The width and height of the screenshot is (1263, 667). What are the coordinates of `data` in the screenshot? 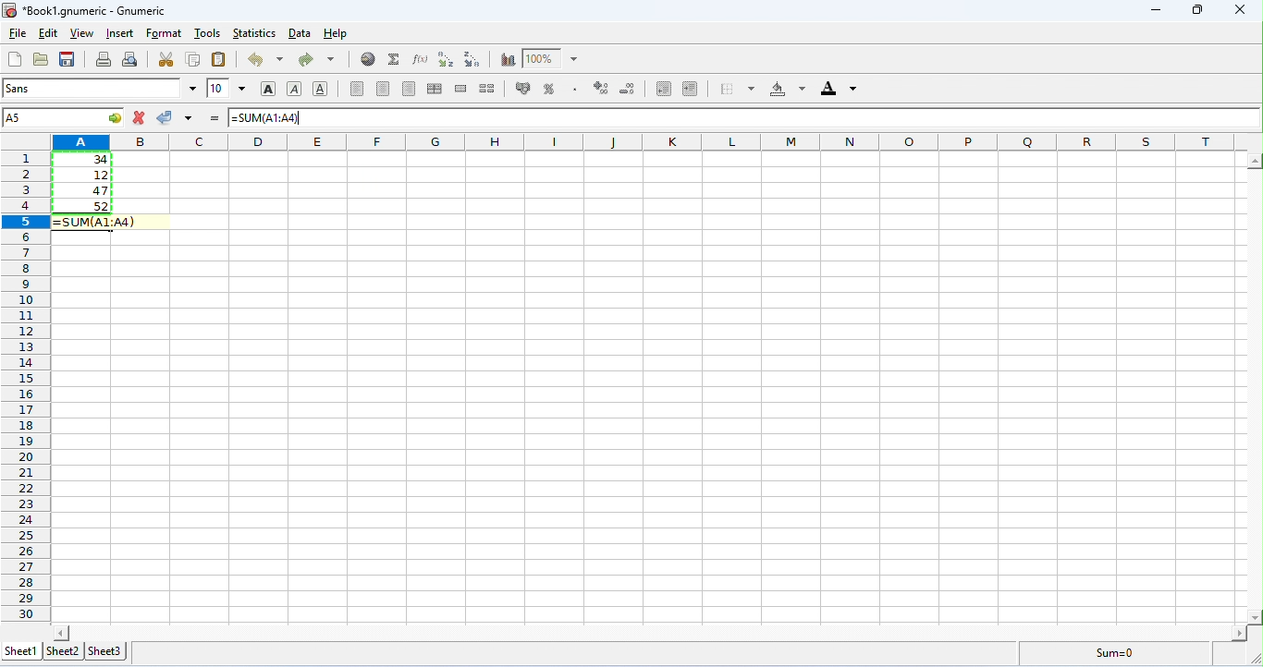 It's located at (301, 33).